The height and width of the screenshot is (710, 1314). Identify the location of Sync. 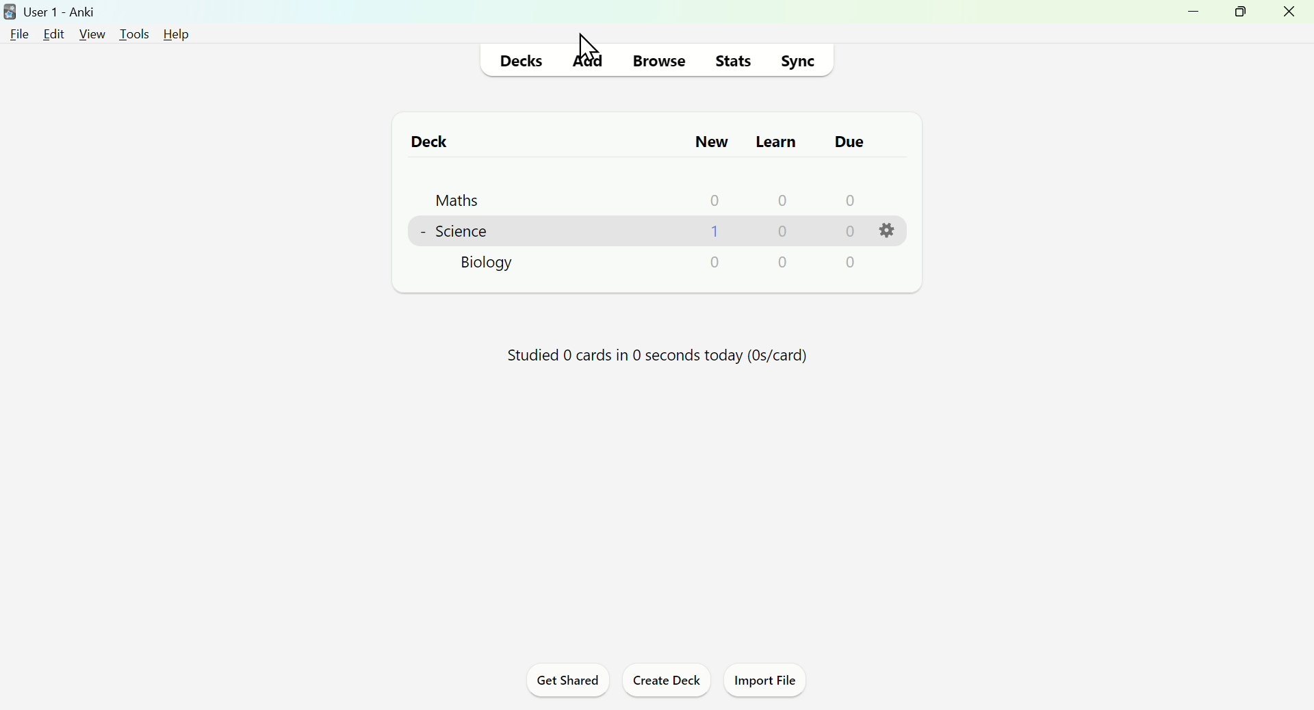
(797, 61).